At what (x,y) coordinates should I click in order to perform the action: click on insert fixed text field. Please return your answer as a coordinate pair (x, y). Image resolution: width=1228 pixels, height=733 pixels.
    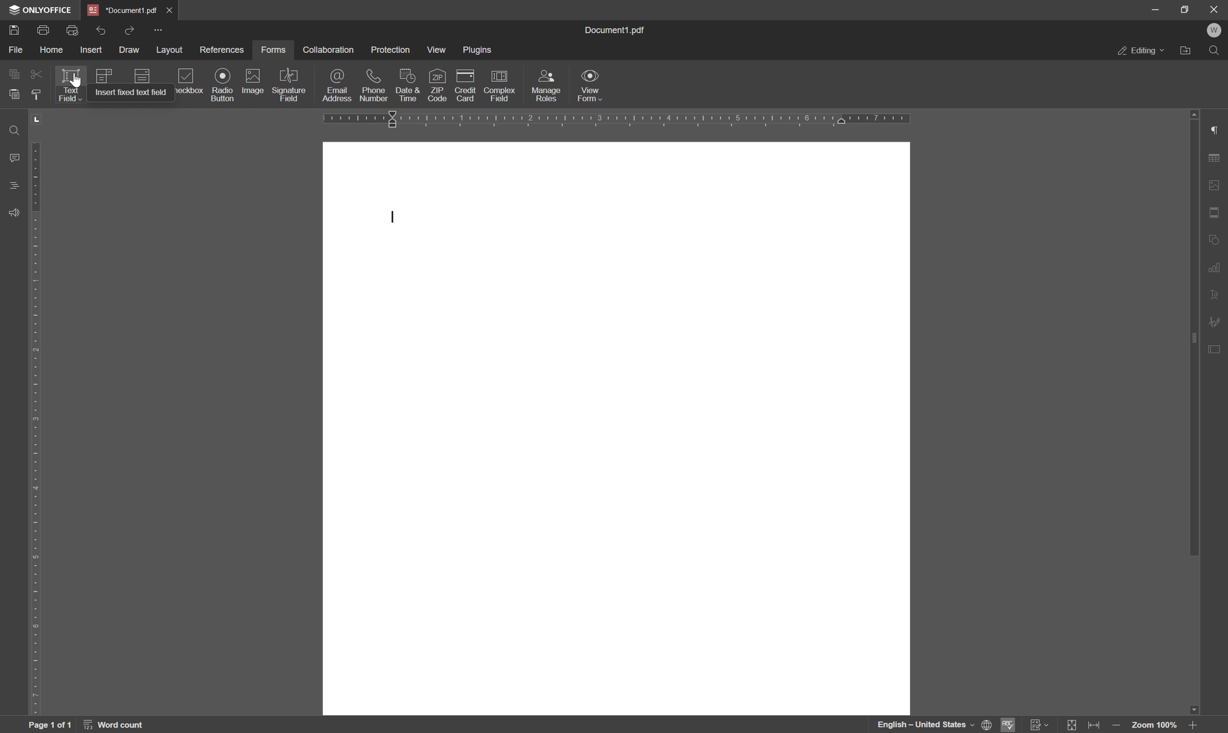
    Looking at the image, I should click on (130, 92).